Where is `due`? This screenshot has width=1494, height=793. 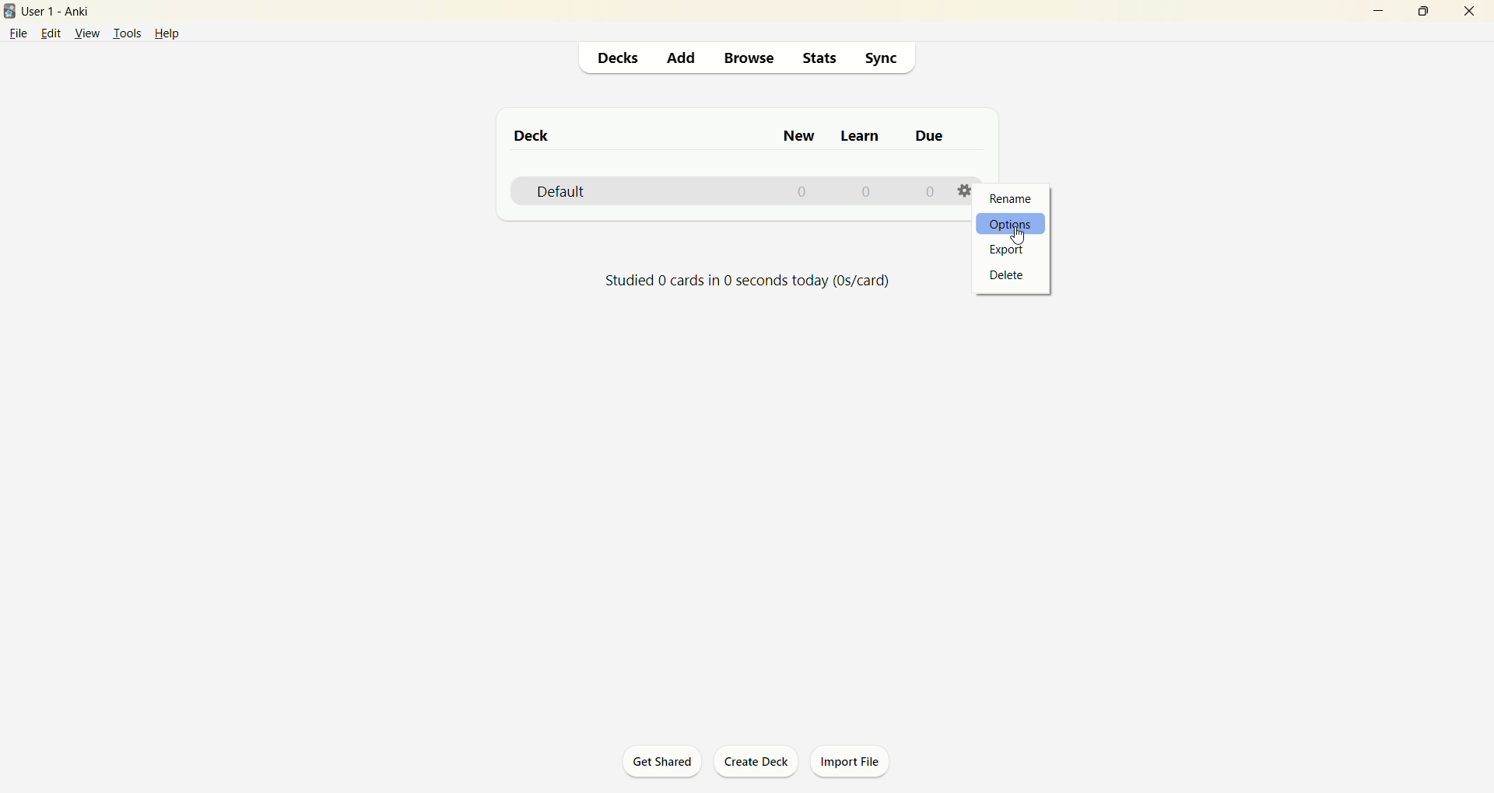 due is located at coordinates (931, 136).